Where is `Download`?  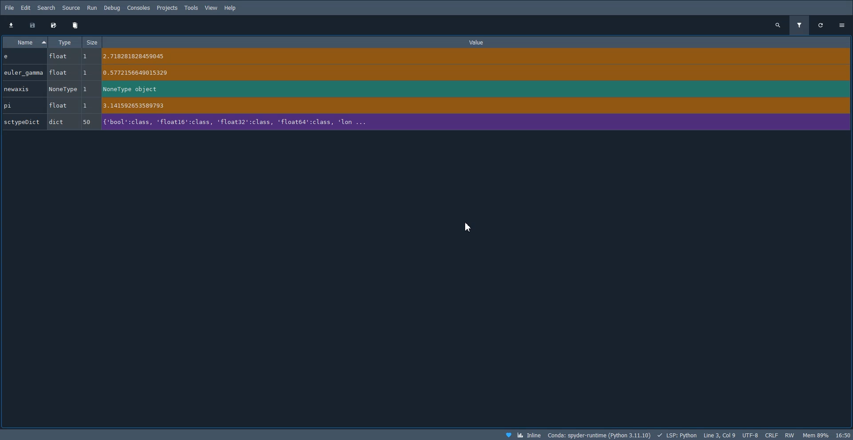 Download is located at coordinates (12, 25).